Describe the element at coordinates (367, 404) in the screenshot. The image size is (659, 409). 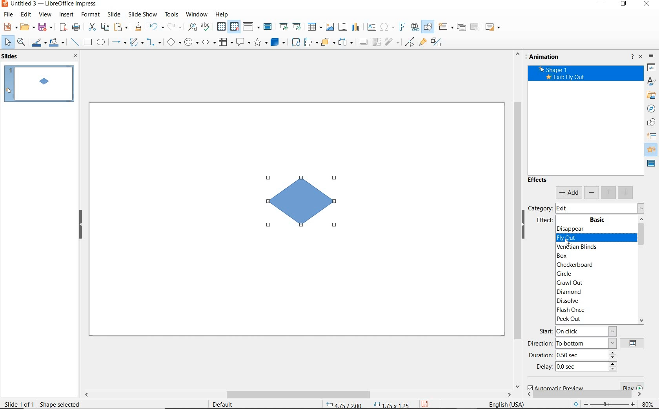
I see `position and size` at that location.